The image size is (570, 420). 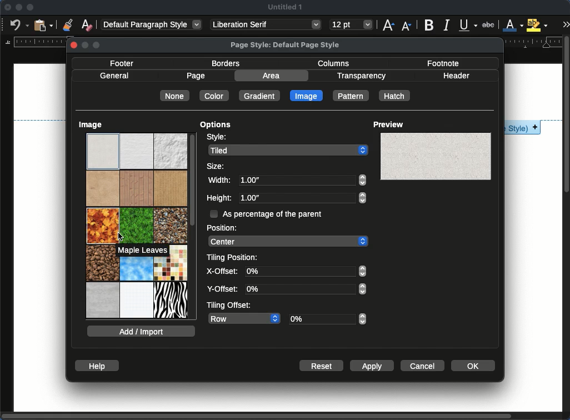 What do you see at coordinates (195, 76) in the screenshot?
I see `page` at bounding box center [195, 76].